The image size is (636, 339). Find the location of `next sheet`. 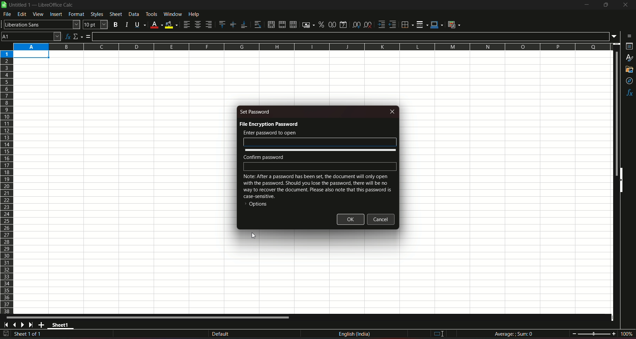

next sheet is located at coordinates (24, 325).